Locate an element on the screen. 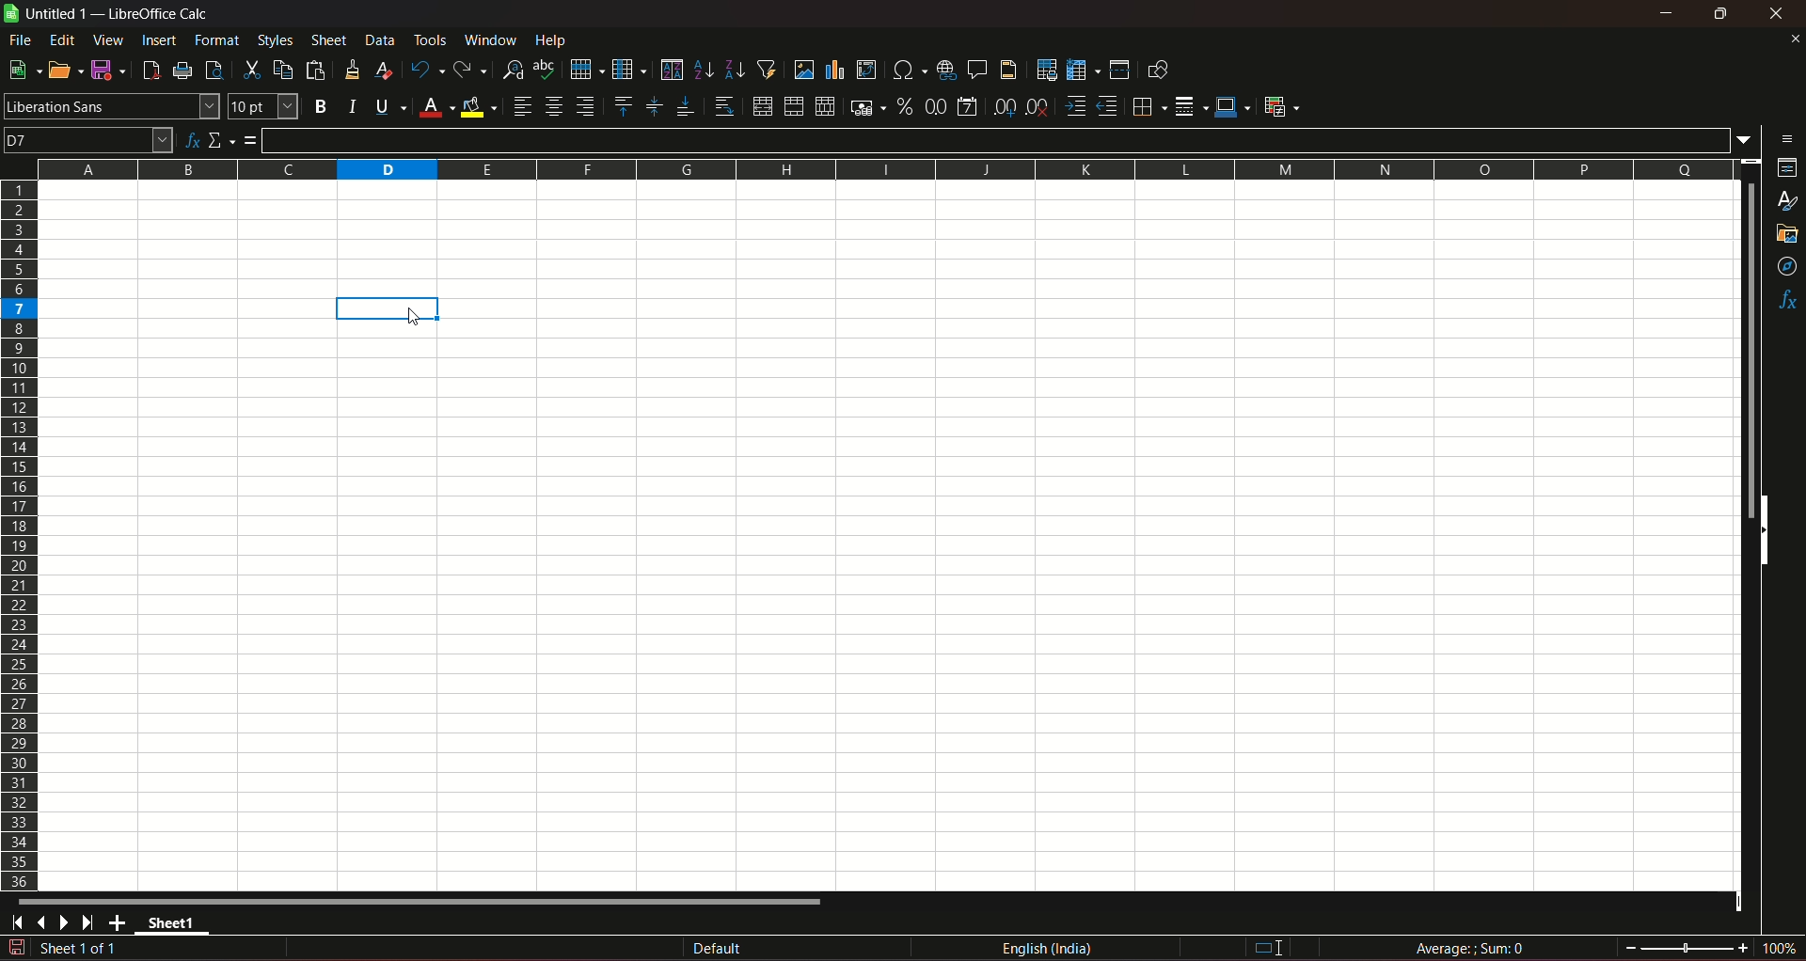  export directly as PDF is located at coordinates (150, 69).